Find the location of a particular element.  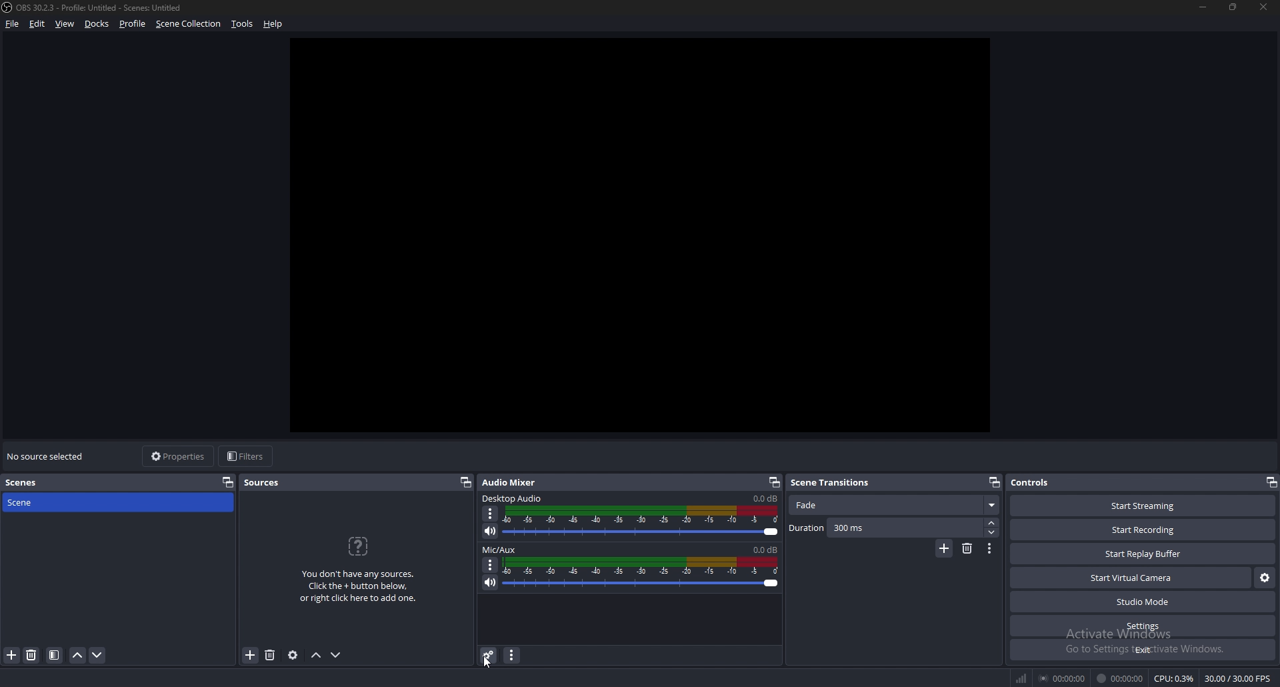

configure virtual camera is located at coordinates (1265, 578).